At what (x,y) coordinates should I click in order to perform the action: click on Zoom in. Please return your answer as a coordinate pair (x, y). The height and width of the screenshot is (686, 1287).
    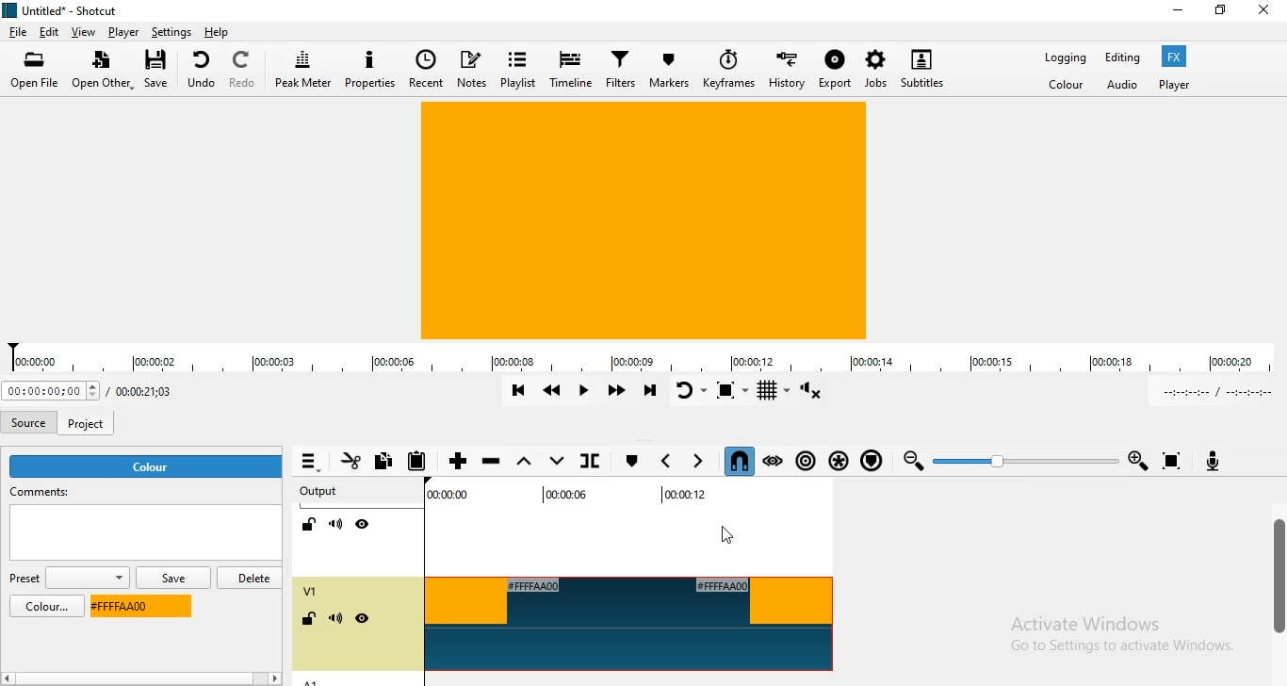
    Looking at the image, I should click on (1138, 462).